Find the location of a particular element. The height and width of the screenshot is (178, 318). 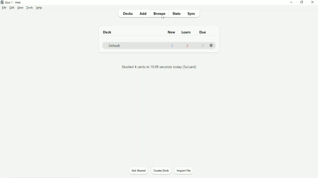

Browse is located at coordinates (160, 14).